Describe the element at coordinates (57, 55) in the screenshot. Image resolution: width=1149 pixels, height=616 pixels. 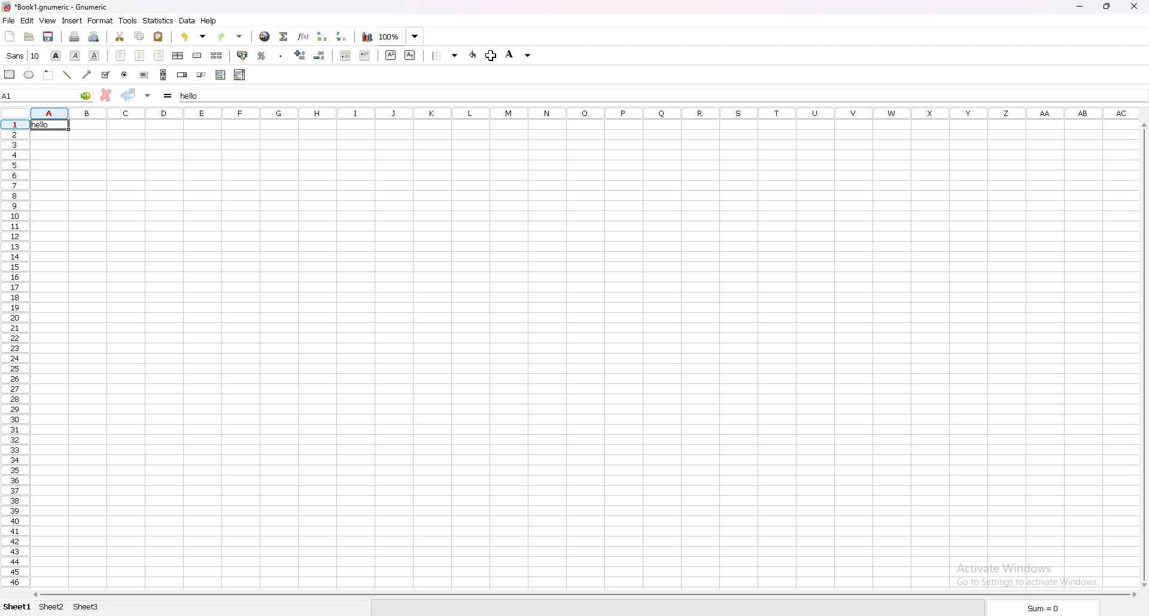
I see `bold` at that location.